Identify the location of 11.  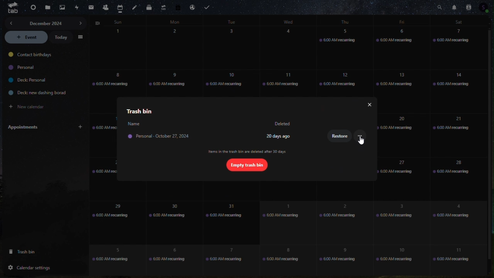
(451, 256).